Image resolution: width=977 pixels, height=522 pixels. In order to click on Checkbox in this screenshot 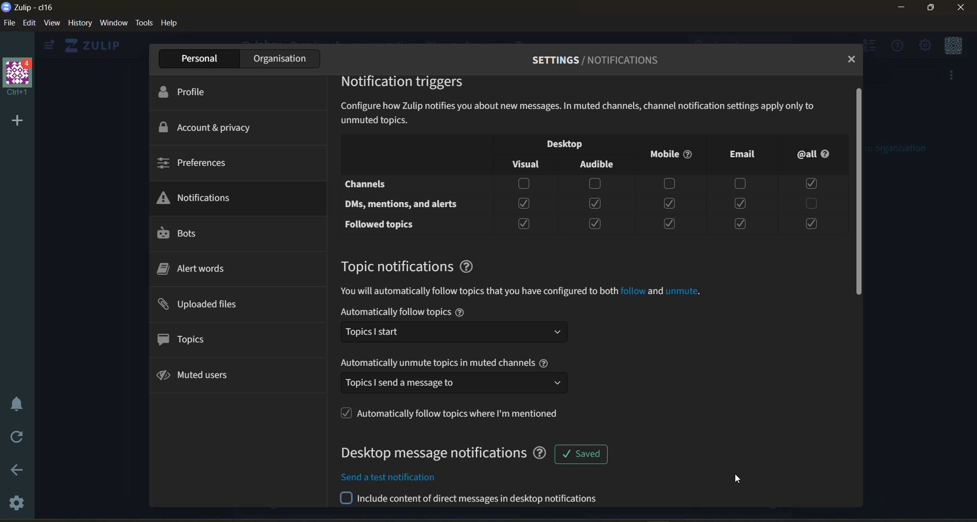, I will do `click(523, 205)`.